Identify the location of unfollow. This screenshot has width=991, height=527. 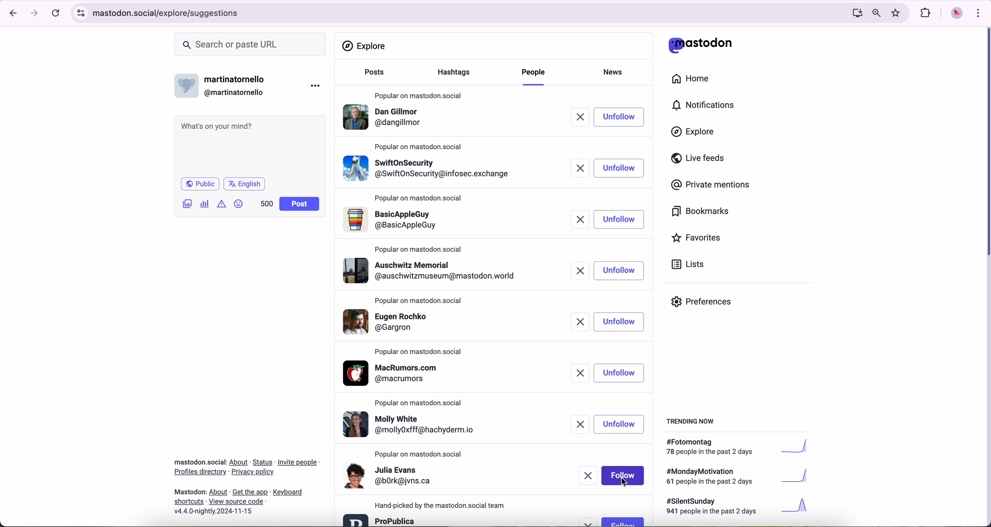
(621, 373).